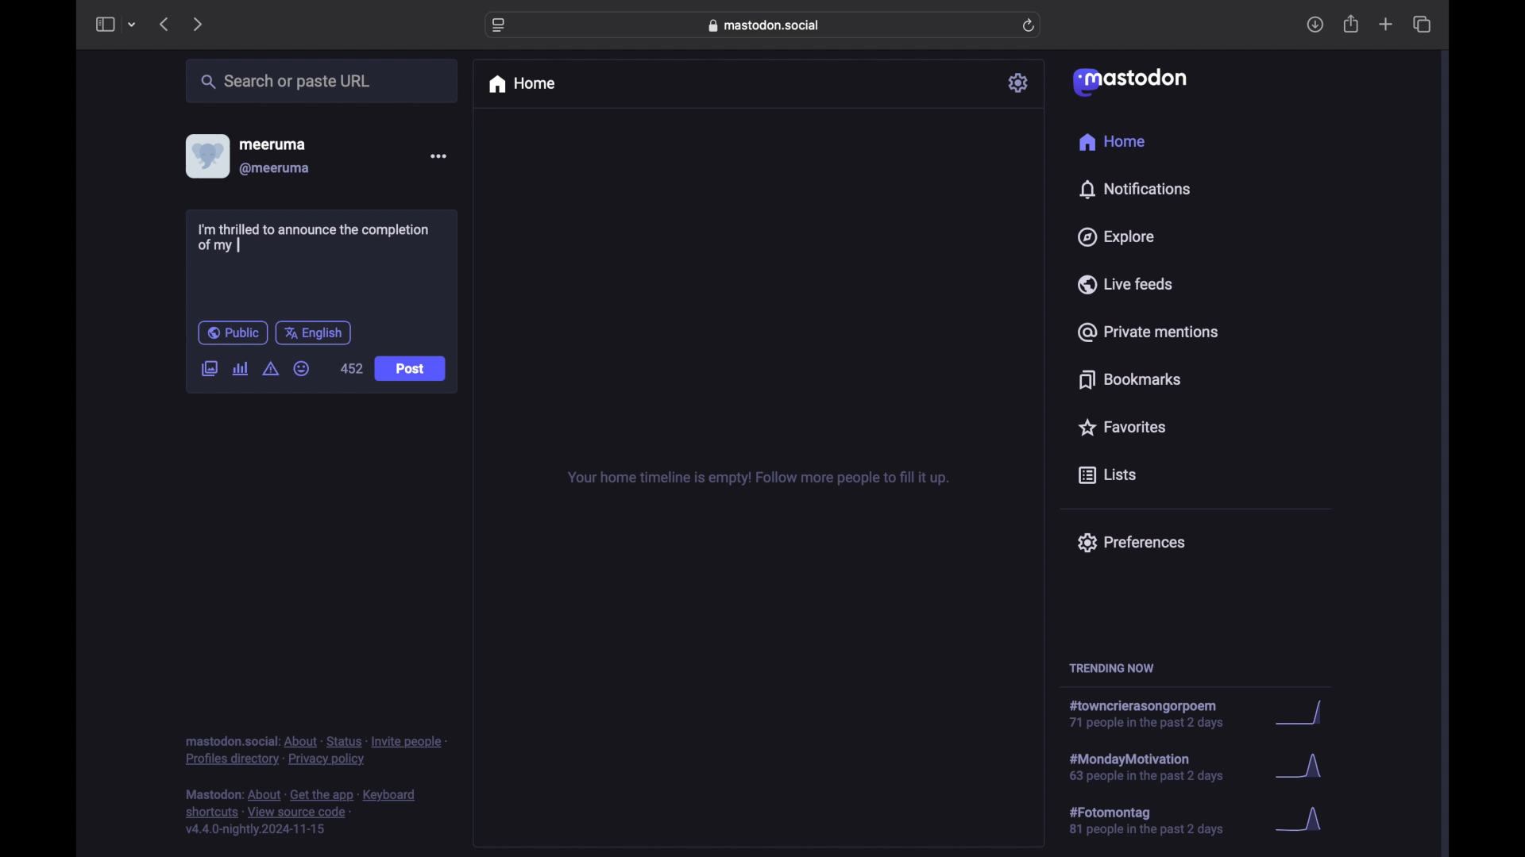 Image resolution: width=1525 pixels, height=857 pixels. I want to click on hashtag trend, so click(1157, 819).